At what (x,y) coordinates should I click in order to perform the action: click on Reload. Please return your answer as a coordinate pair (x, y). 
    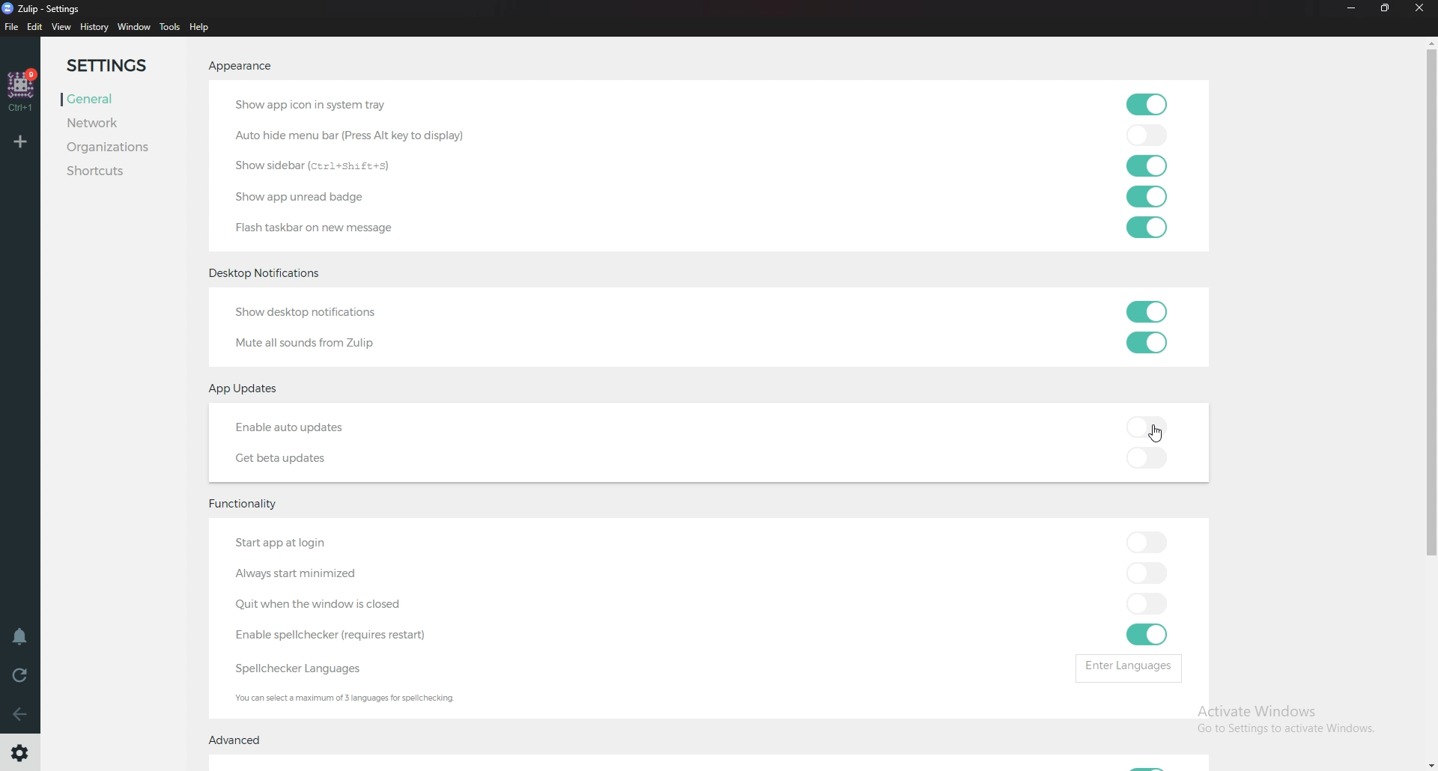
    Looking at the image, I should click on (22, 674).